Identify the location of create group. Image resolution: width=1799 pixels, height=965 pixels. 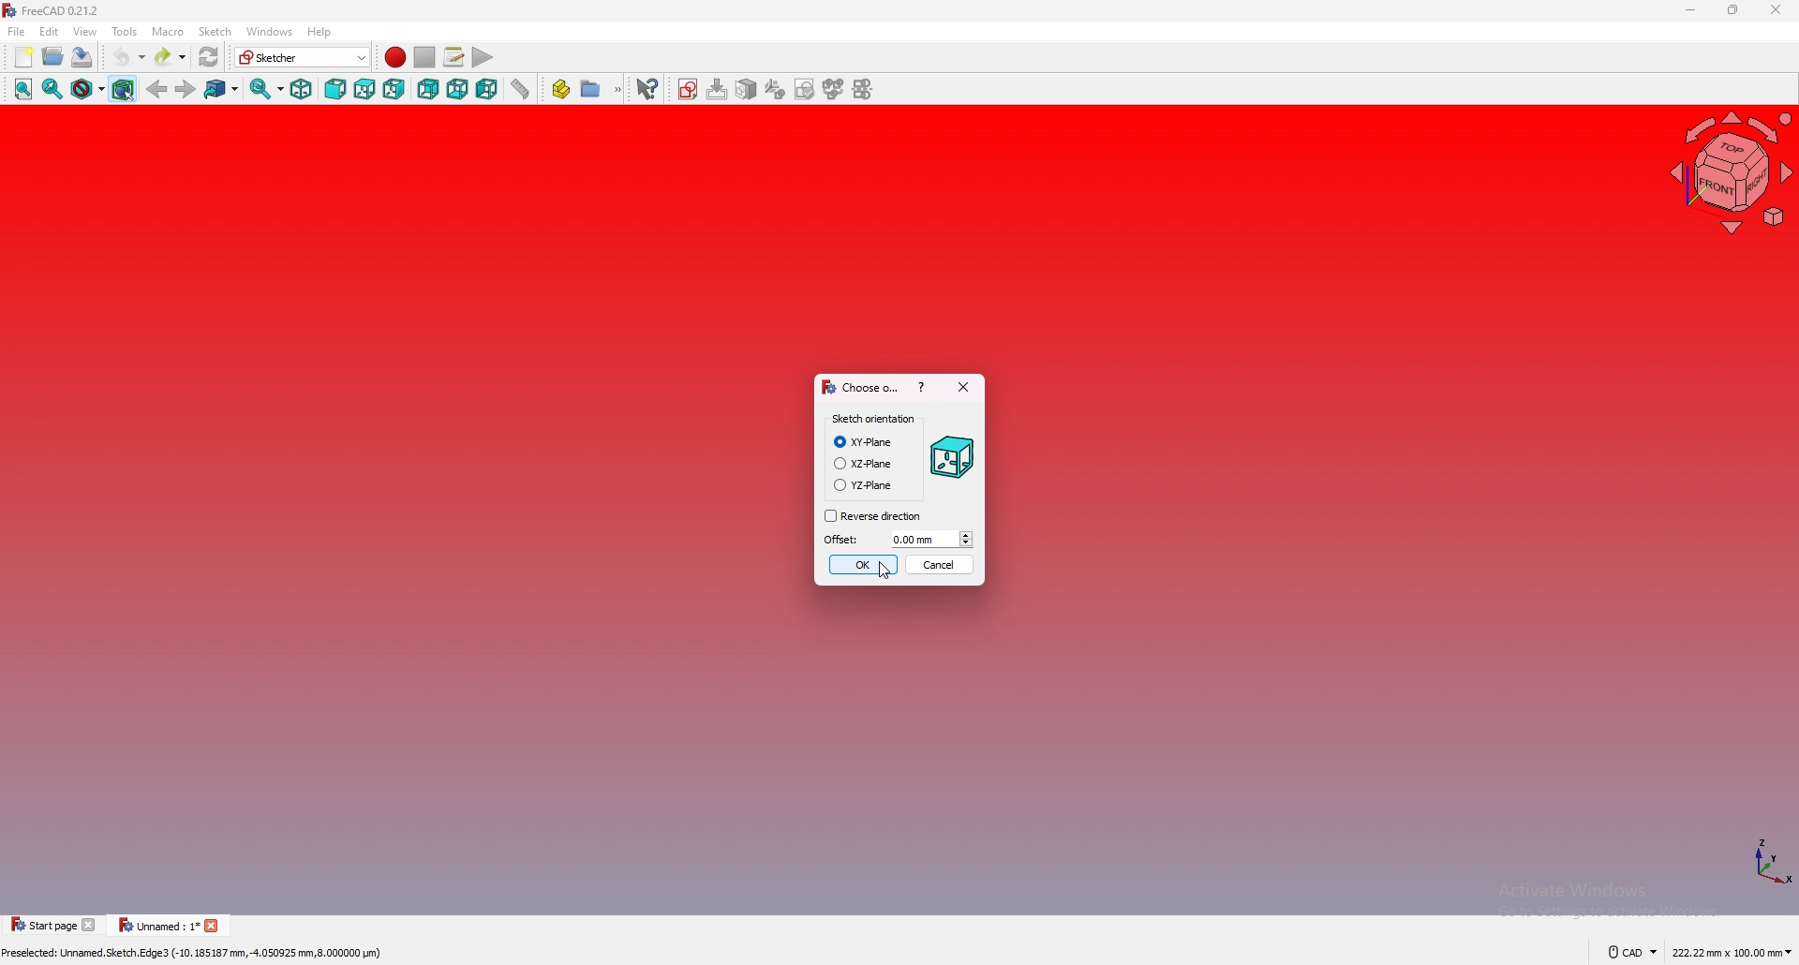
(601, 91).